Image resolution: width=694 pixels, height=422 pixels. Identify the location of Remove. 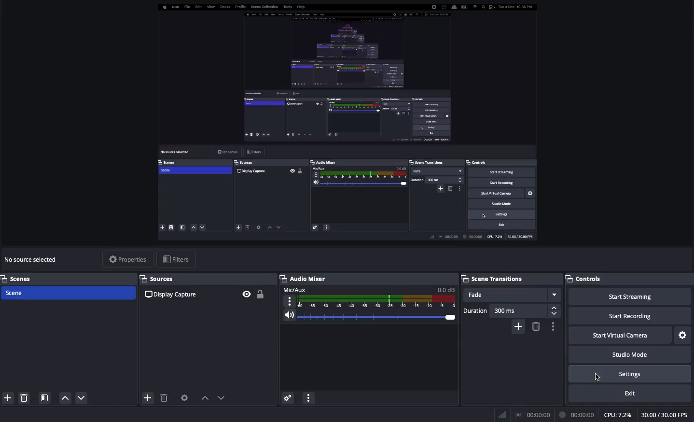
(537, 327).